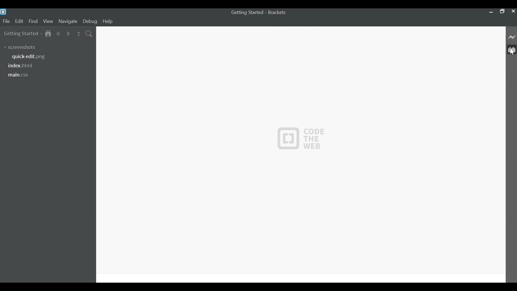 The height and width of the screenshot is (291, 517). What do you see at coordinates (19, 75) in the screenshot?
I see `css file` at bounding box center [19, 75].